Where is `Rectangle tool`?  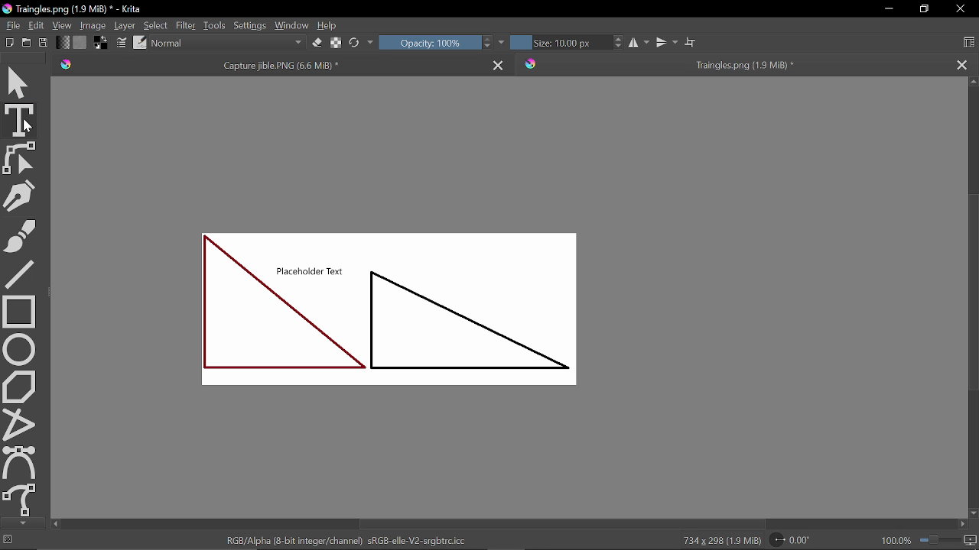 Rectangle tool is located at coordinates (18, 310).